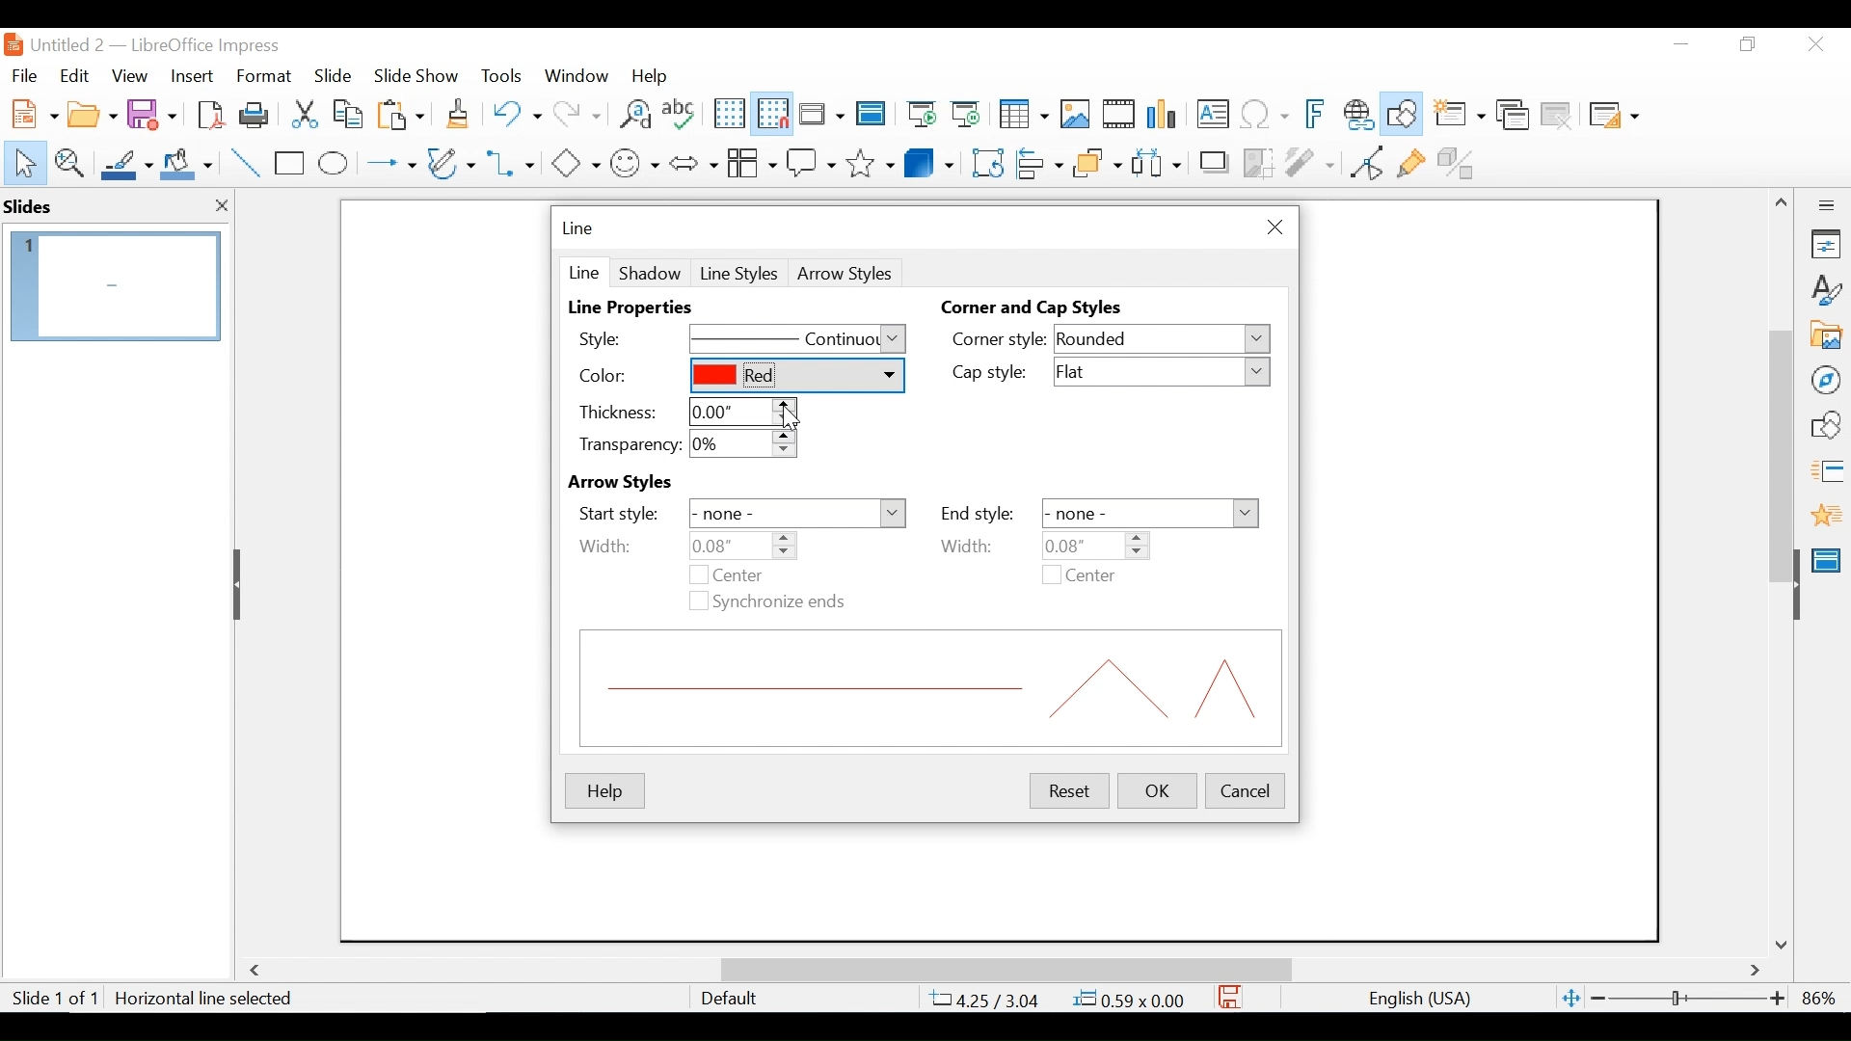 The width and height of the screenshot is (1851, 1041). I want to click on Vertical Scrollbar, so click(1780, 434).